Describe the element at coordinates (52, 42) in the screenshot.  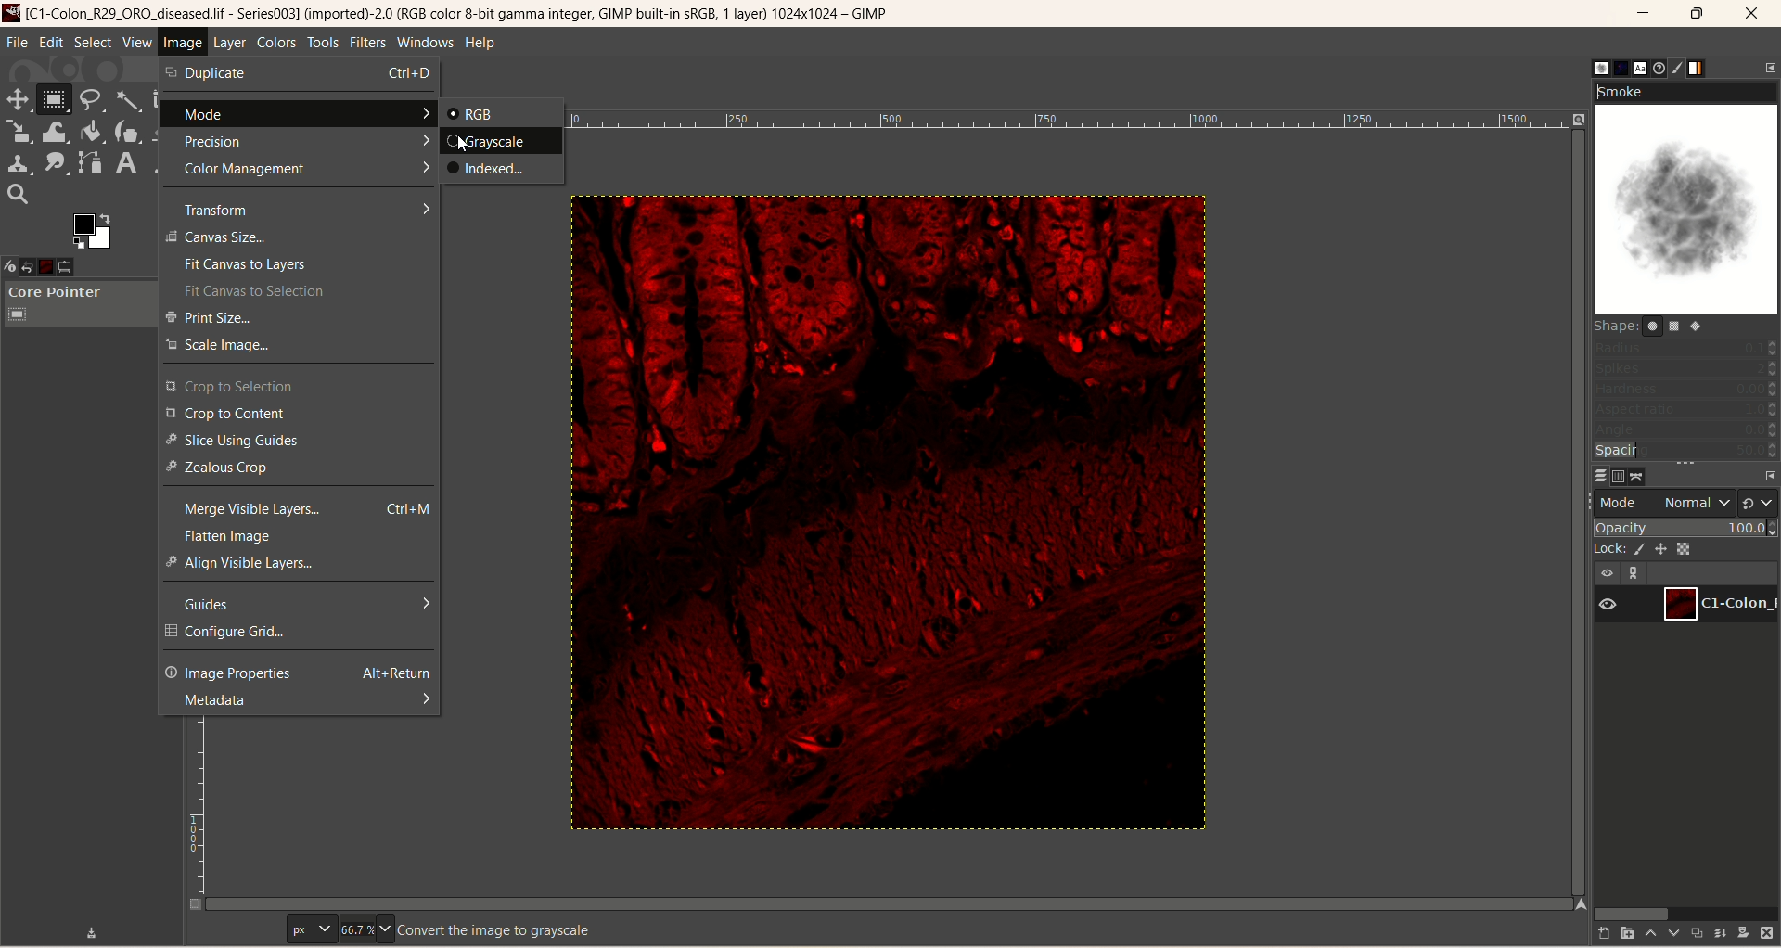
I see `edit` at that location.